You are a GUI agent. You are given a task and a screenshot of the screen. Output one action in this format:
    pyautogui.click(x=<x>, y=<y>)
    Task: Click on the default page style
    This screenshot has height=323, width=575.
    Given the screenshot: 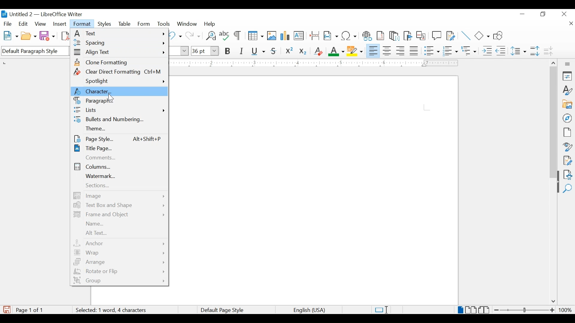 What is the action you would take?
    pyautogui.click(x=221, y=310)
    